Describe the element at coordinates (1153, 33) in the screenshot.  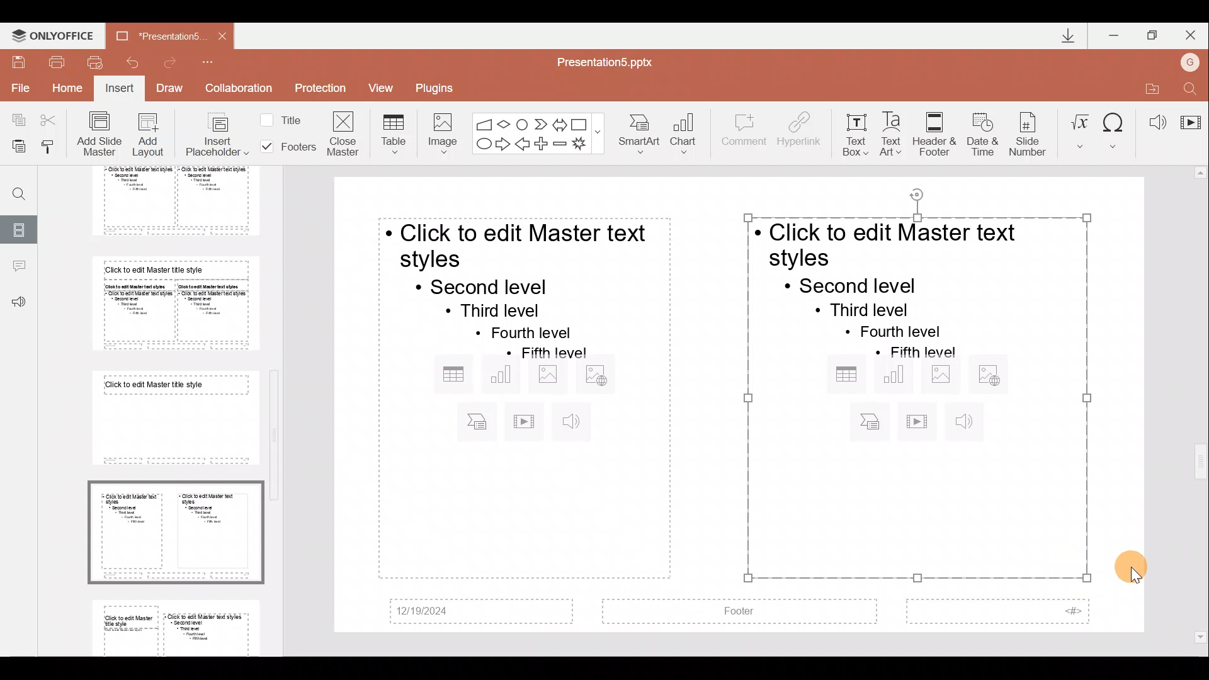
I see `Maximize` at that location.